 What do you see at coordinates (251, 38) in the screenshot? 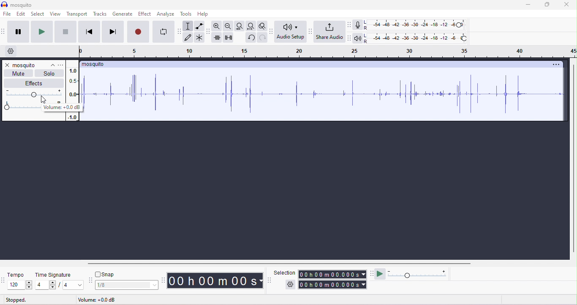
I see `undo` at bounding box center [251, 38].